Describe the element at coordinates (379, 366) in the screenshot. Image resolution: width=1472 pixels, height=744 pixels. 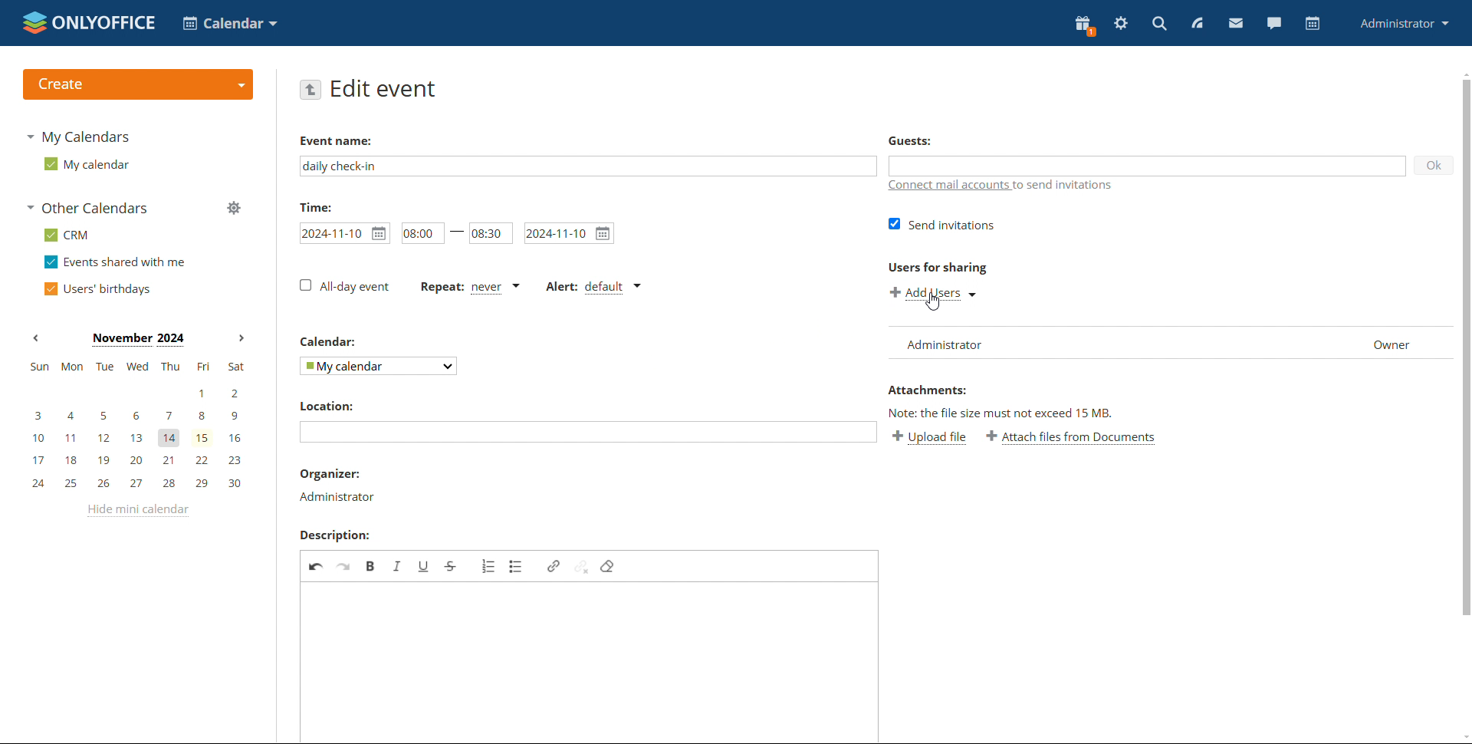
I see `select calendar` at that location.